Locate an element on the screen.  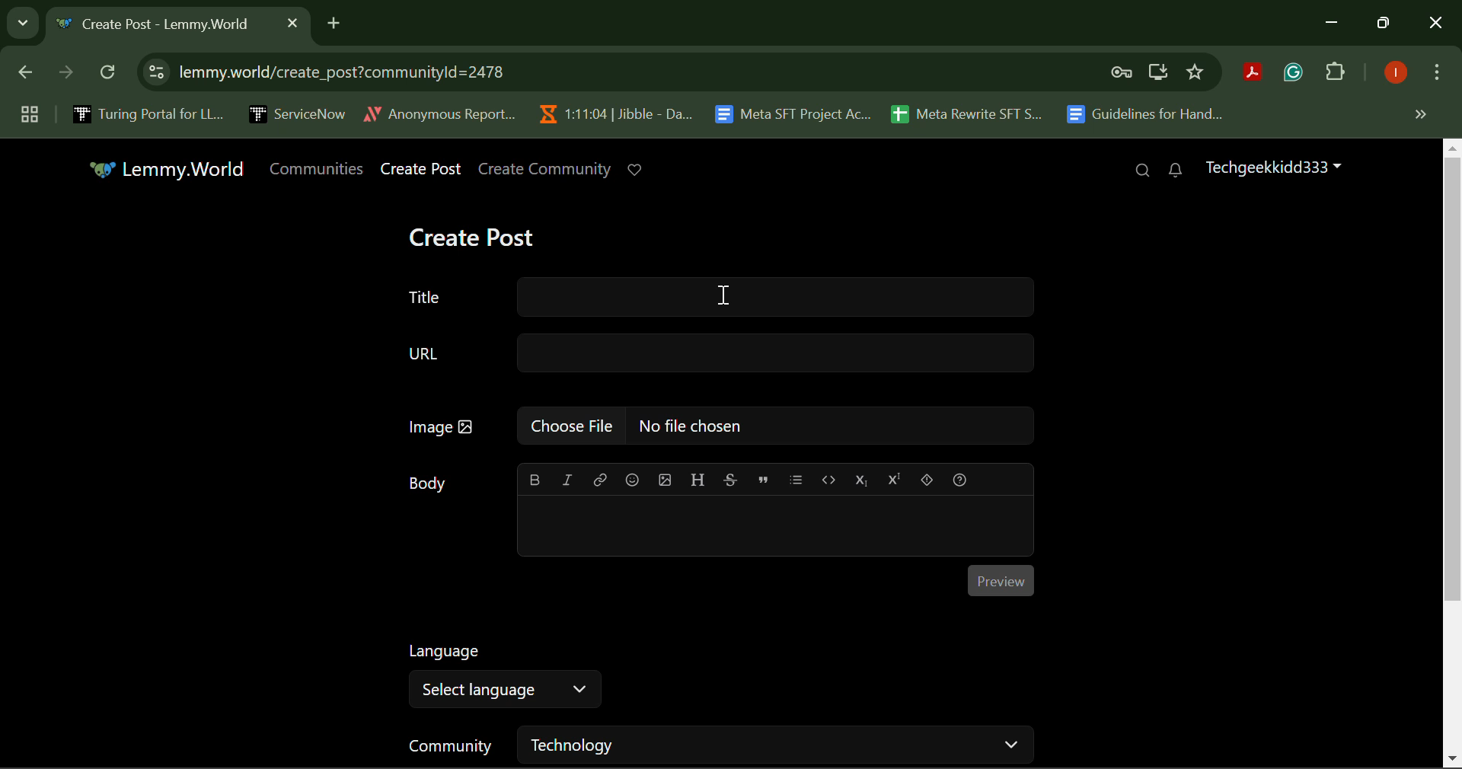
Install Desktop Application is located at coordinates (1157, 74).